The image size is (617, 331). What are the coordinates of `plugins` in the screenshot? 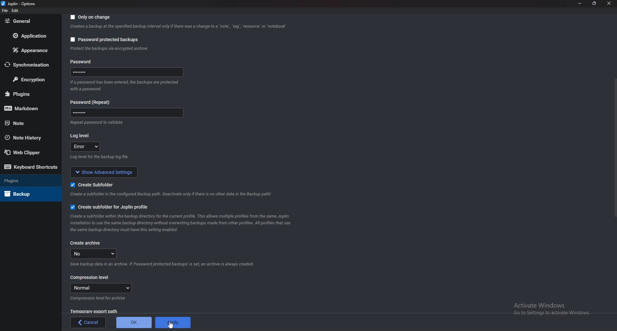 It's located at (27, 94).